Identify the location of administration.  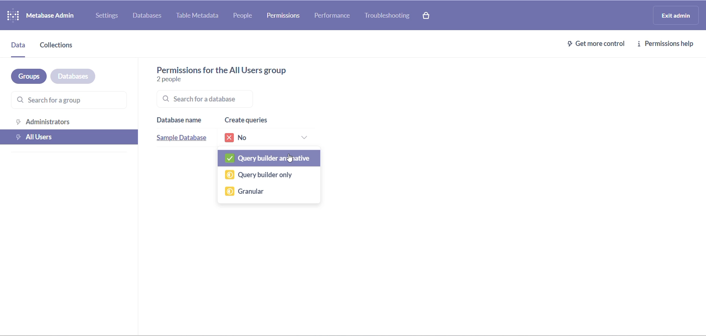
(72, 121).